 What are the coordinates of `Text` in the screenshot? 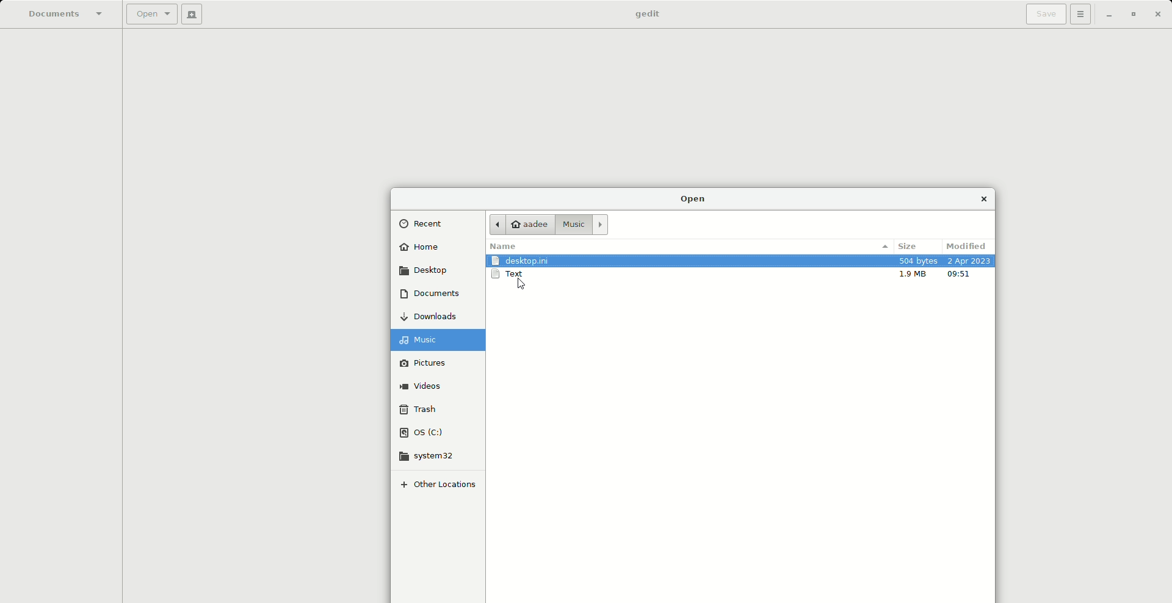 It's located at (519, 276).